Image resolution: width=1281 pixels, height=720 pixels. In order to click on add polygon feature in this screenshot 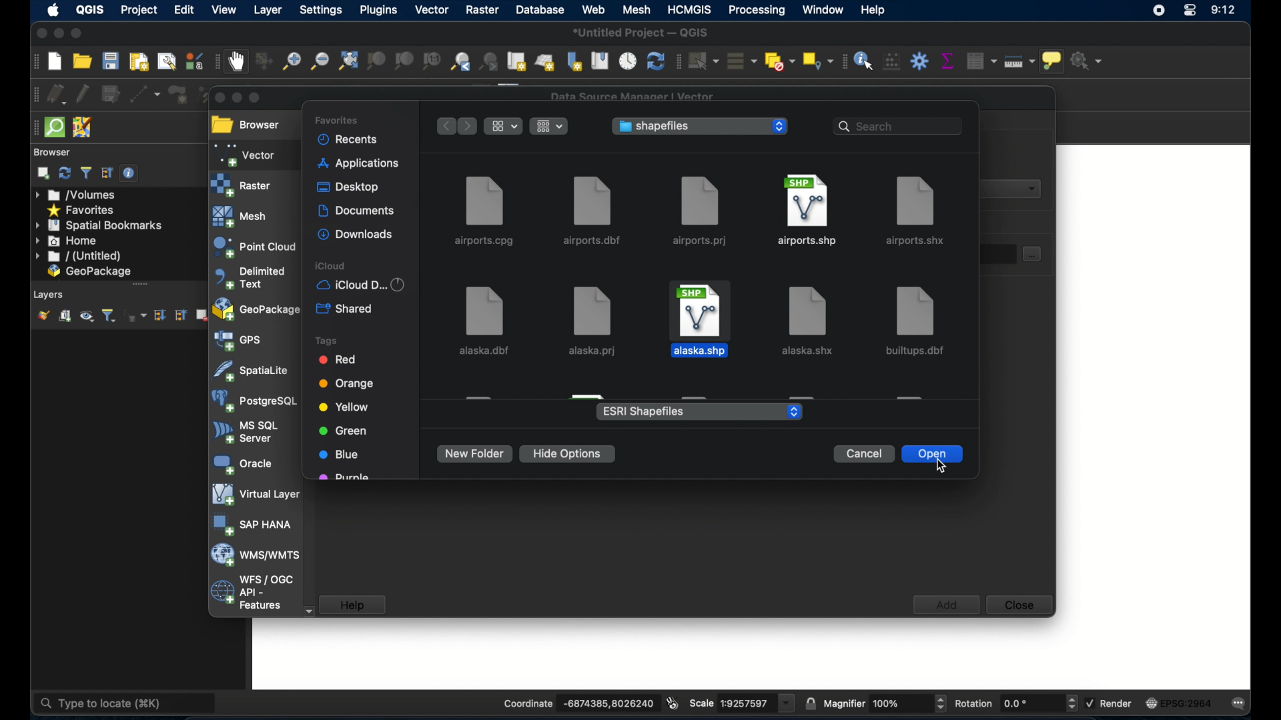, I will do `click(175, 93)`.